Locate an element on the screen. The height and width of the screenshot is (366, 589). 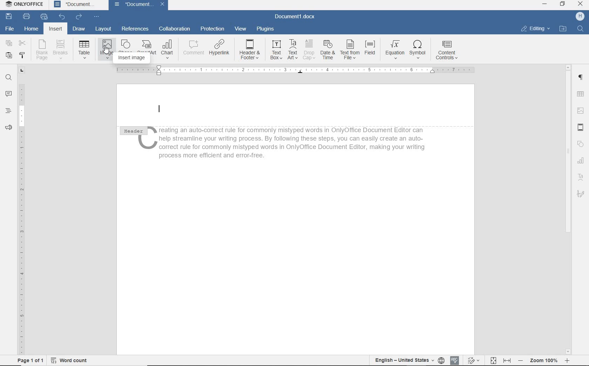
 is located at coordinates (160, 109).